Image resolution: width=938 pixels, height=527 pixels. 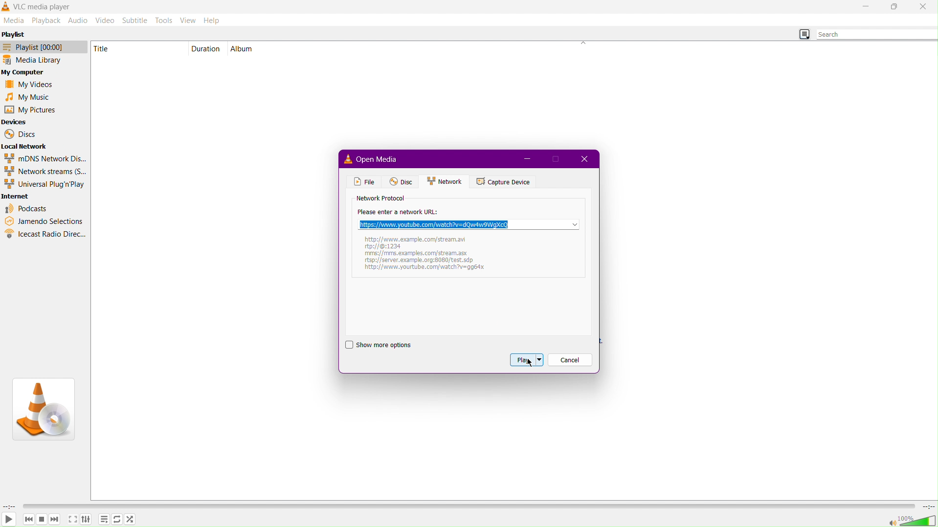 What do you see at coordinates (424, 270) in the screenshot?
I see `rtsp://server.example.org:8080/test.sdp` at bounding box center [424, 270].